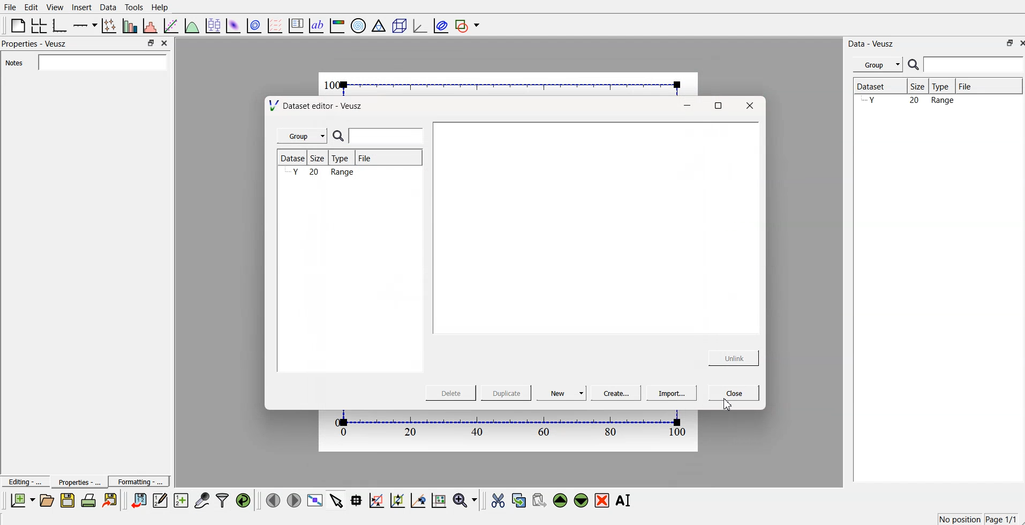 The height and width of the screenshot is (525, 1025). Describe the element at coordinates (80, 7) in the screenshot. I see `Insert` at that location.